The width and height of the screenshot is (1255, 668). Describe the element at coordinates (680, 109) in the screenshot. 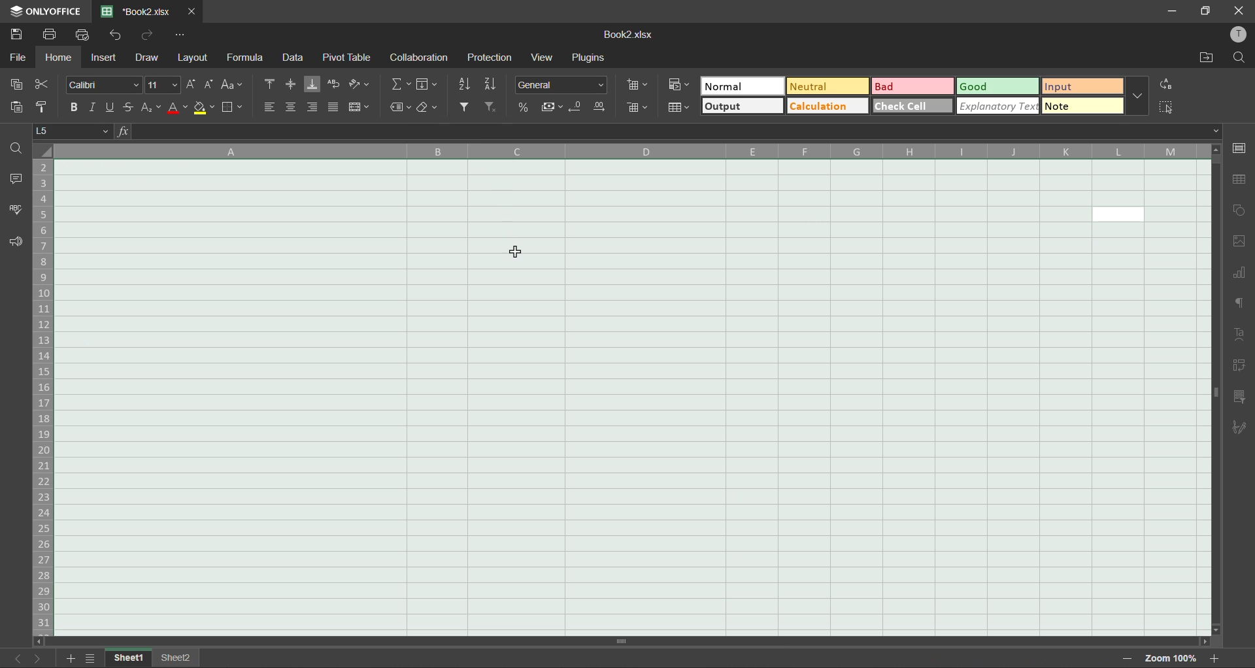

I see `format as table` at that location.